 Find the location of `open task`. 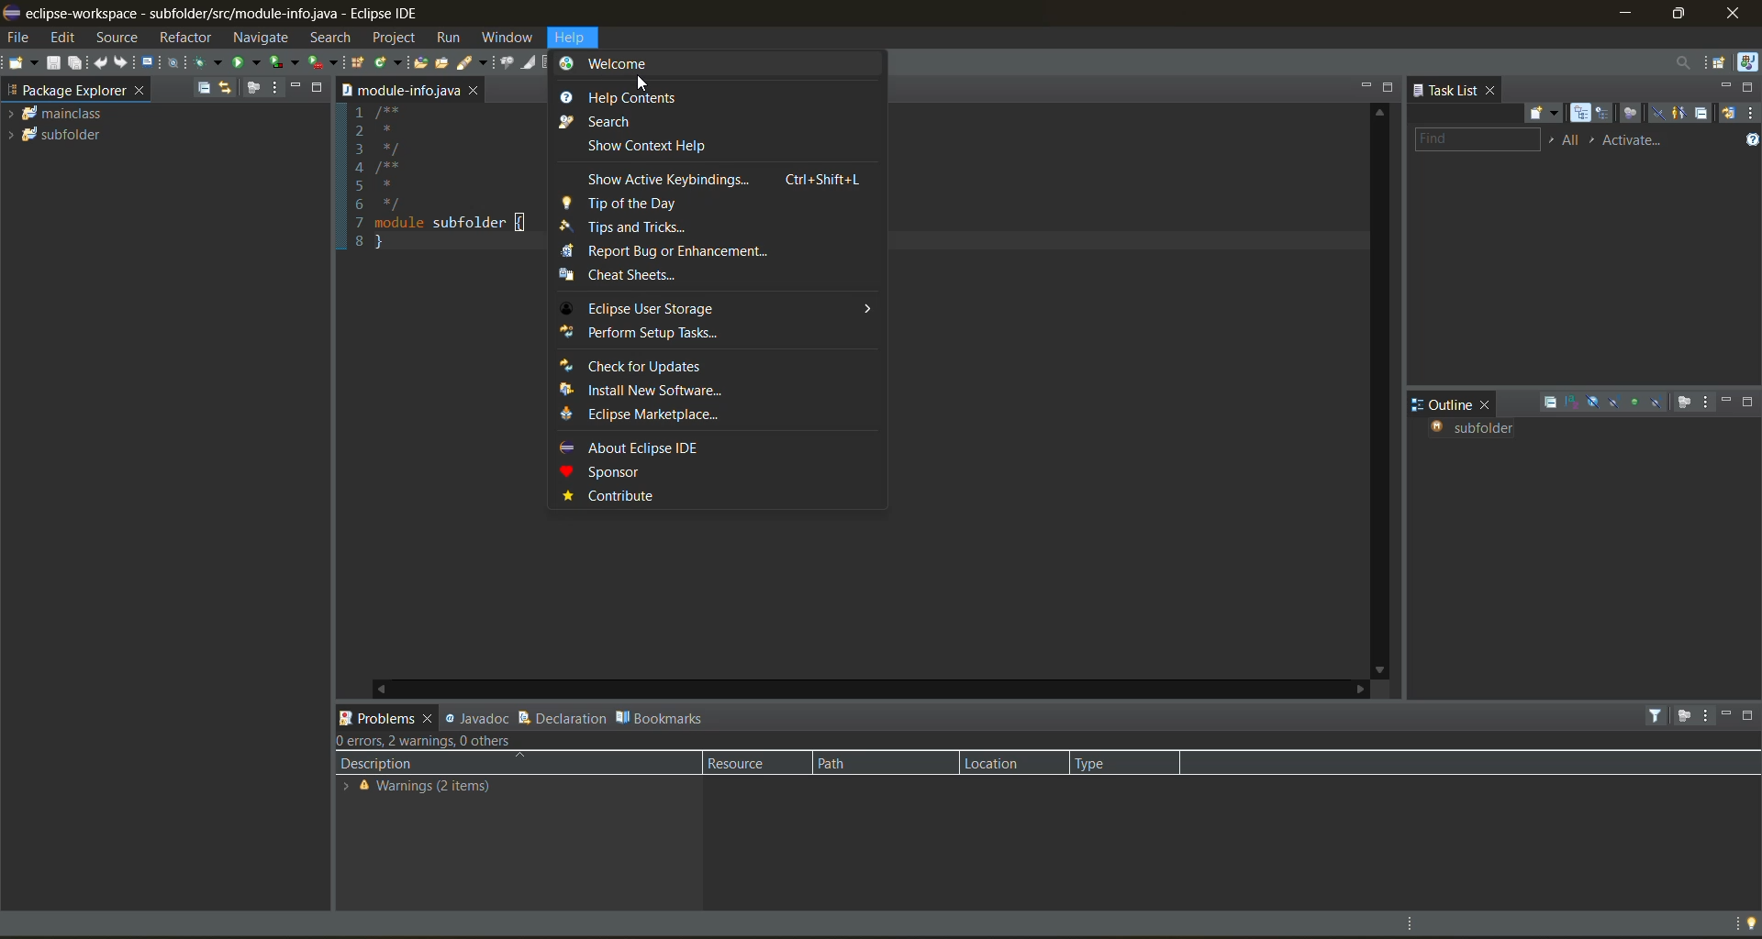

open task is located at coordinates (443, 61).